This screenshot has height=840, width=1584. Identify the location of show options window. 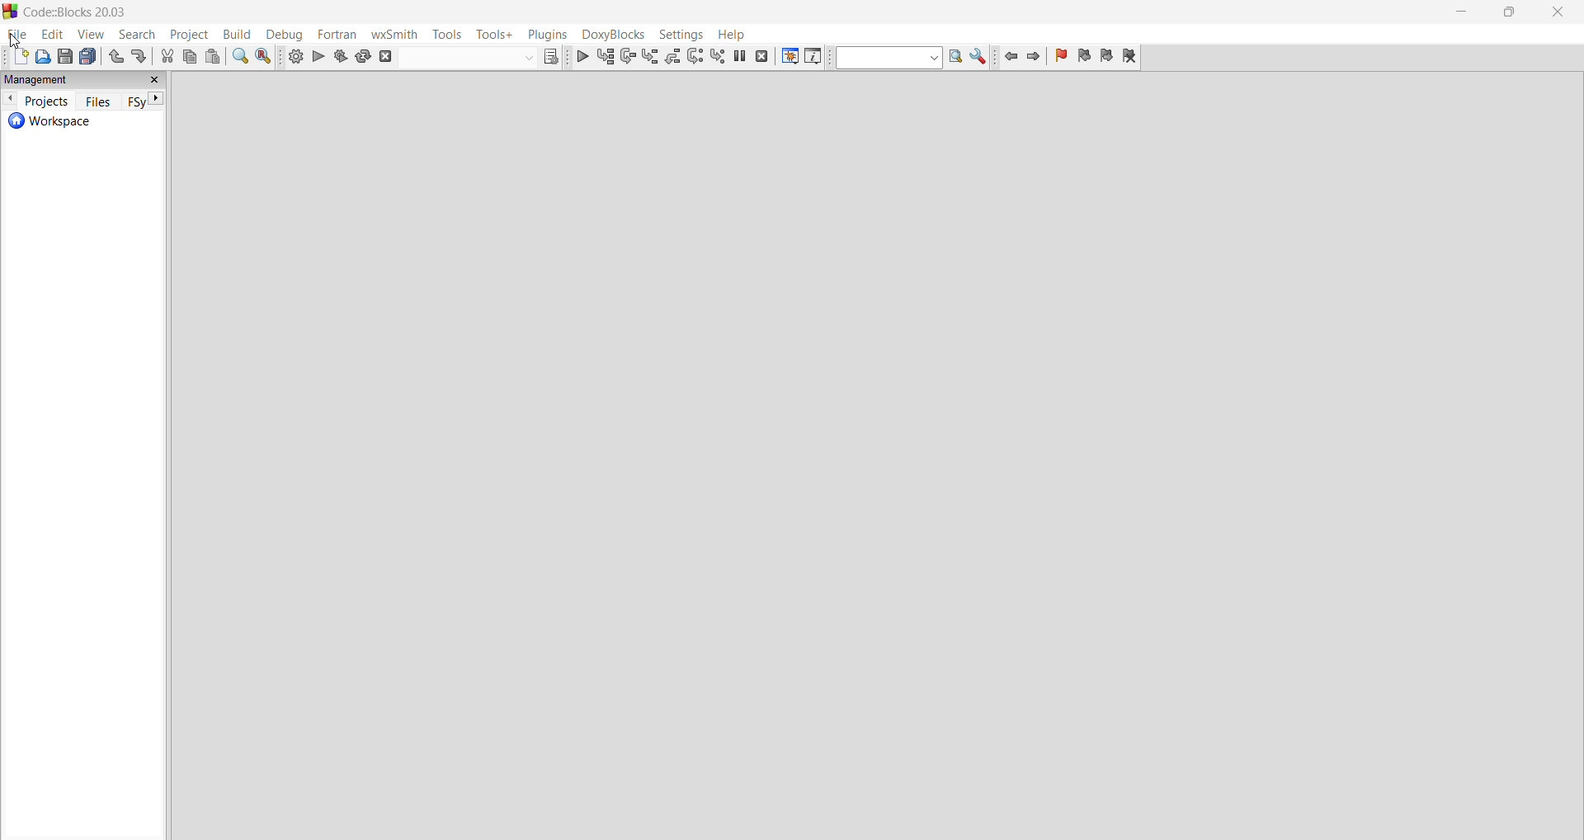
(979, 59).